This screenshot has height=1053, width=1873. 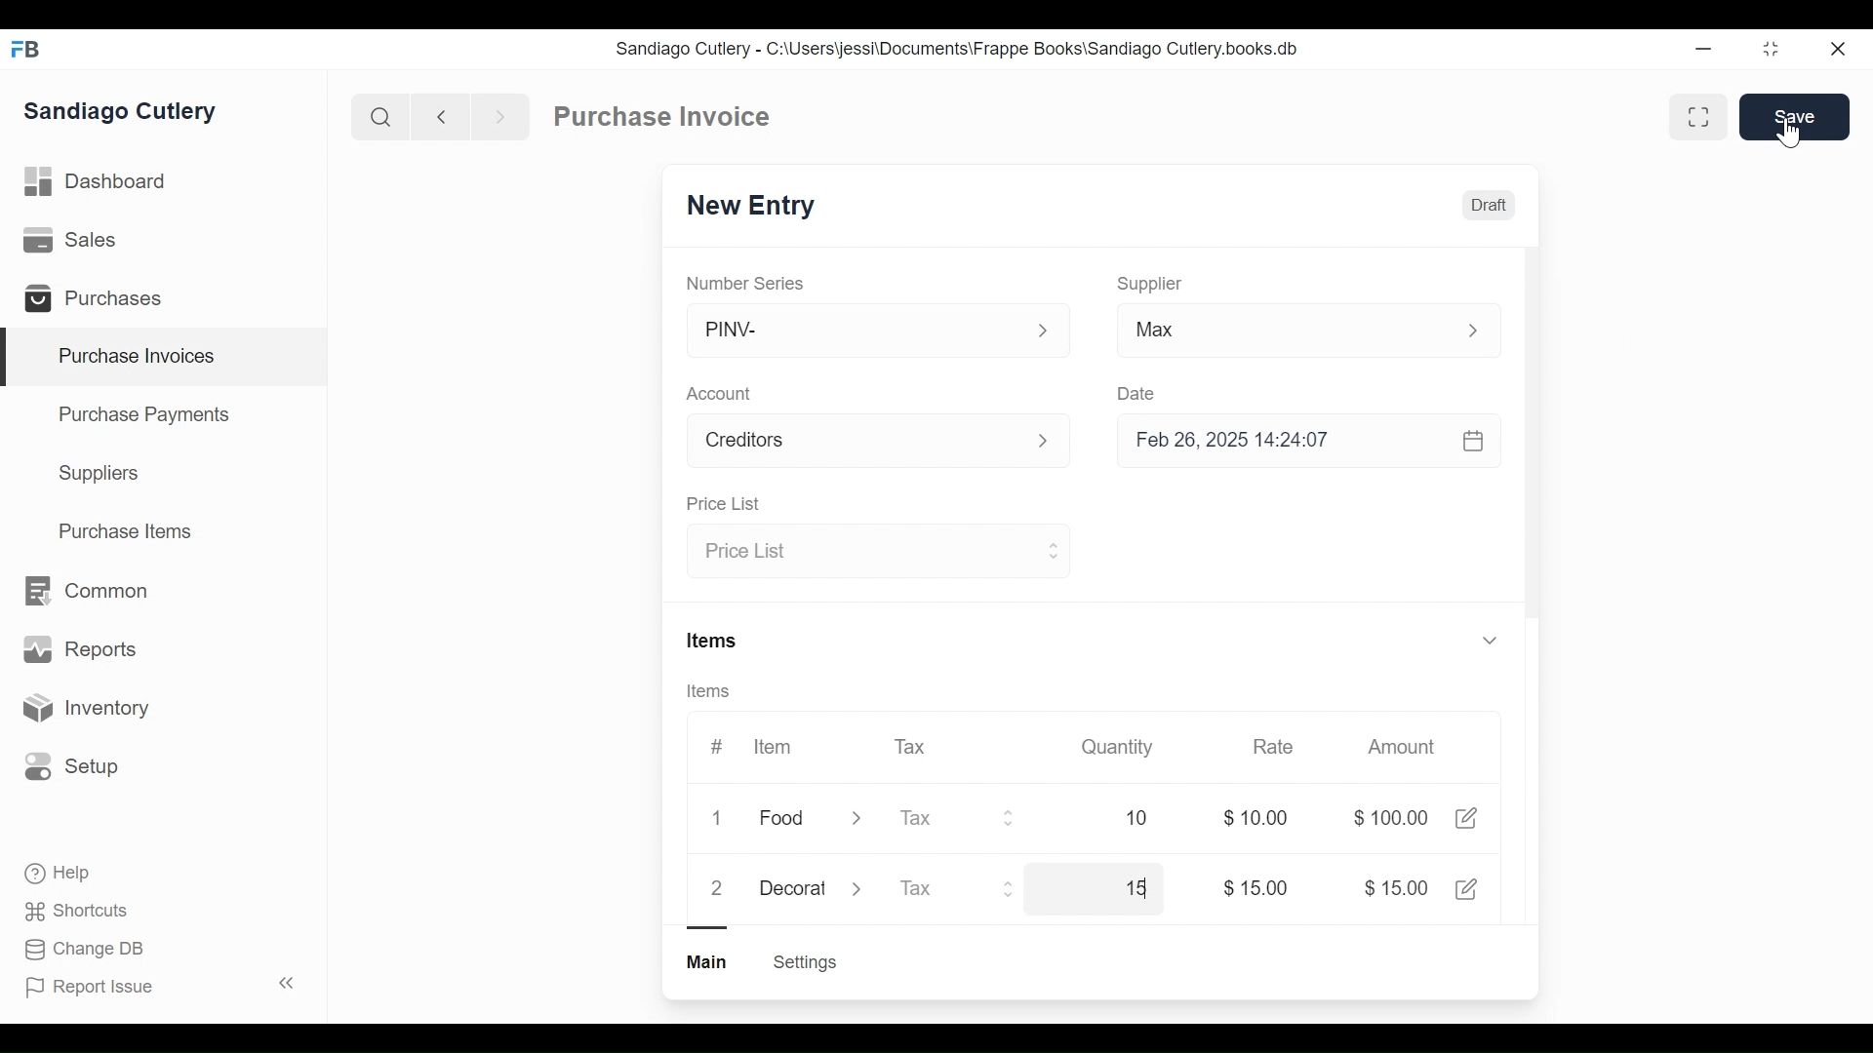 What do you see at coordinates (785, 820) in the screenshot?
I see `Food` at bounding box center [785, 820].